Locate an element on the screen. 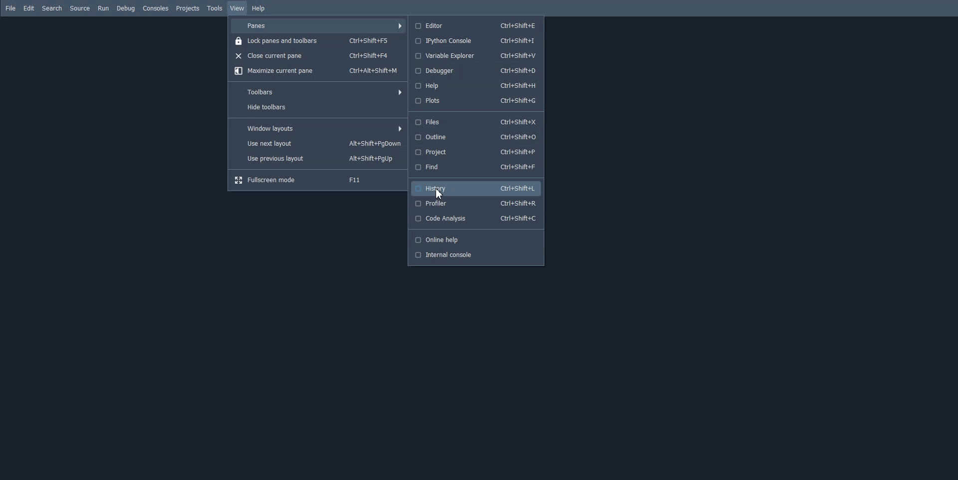 The height and width of the screenshot is (480, 958). Tools is located at coordinates (215, 8).